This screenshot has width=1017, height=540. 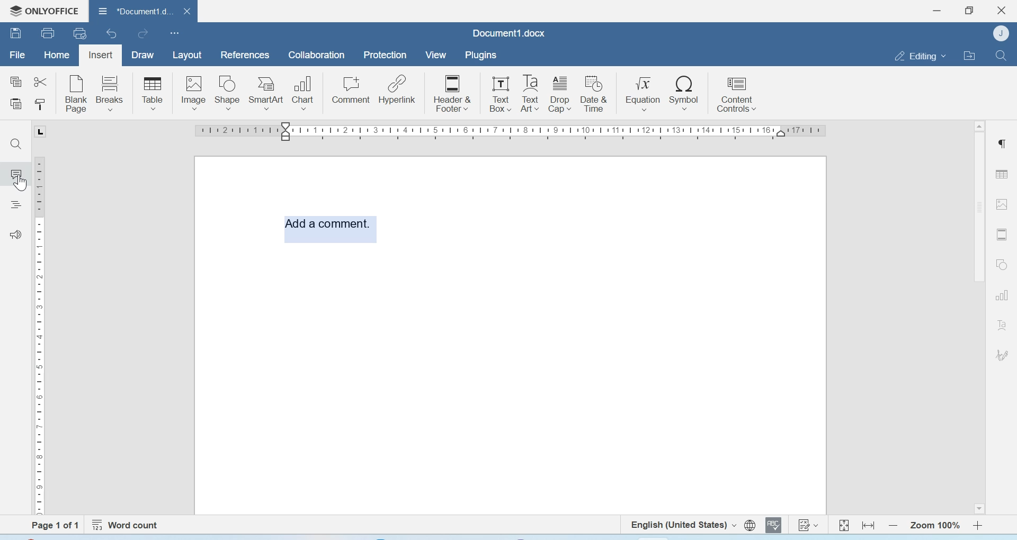 What do you see at coordinates (15, 206) in the screenshot?
I see `Headings` at bounding box center [15, 206].